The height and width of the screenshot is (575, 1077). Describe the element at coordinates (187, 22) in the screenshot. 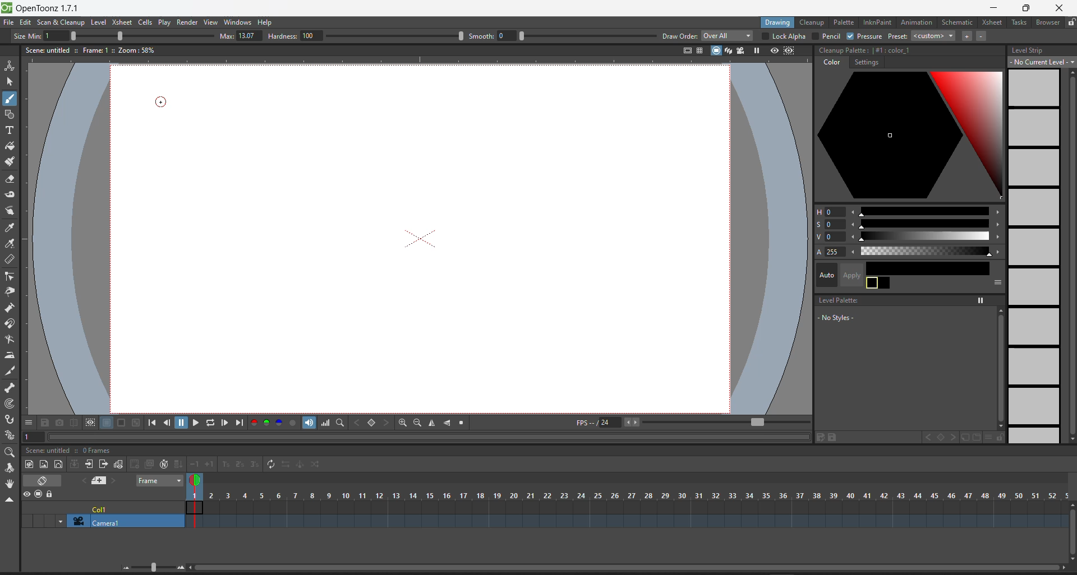

I see `render` at that location.